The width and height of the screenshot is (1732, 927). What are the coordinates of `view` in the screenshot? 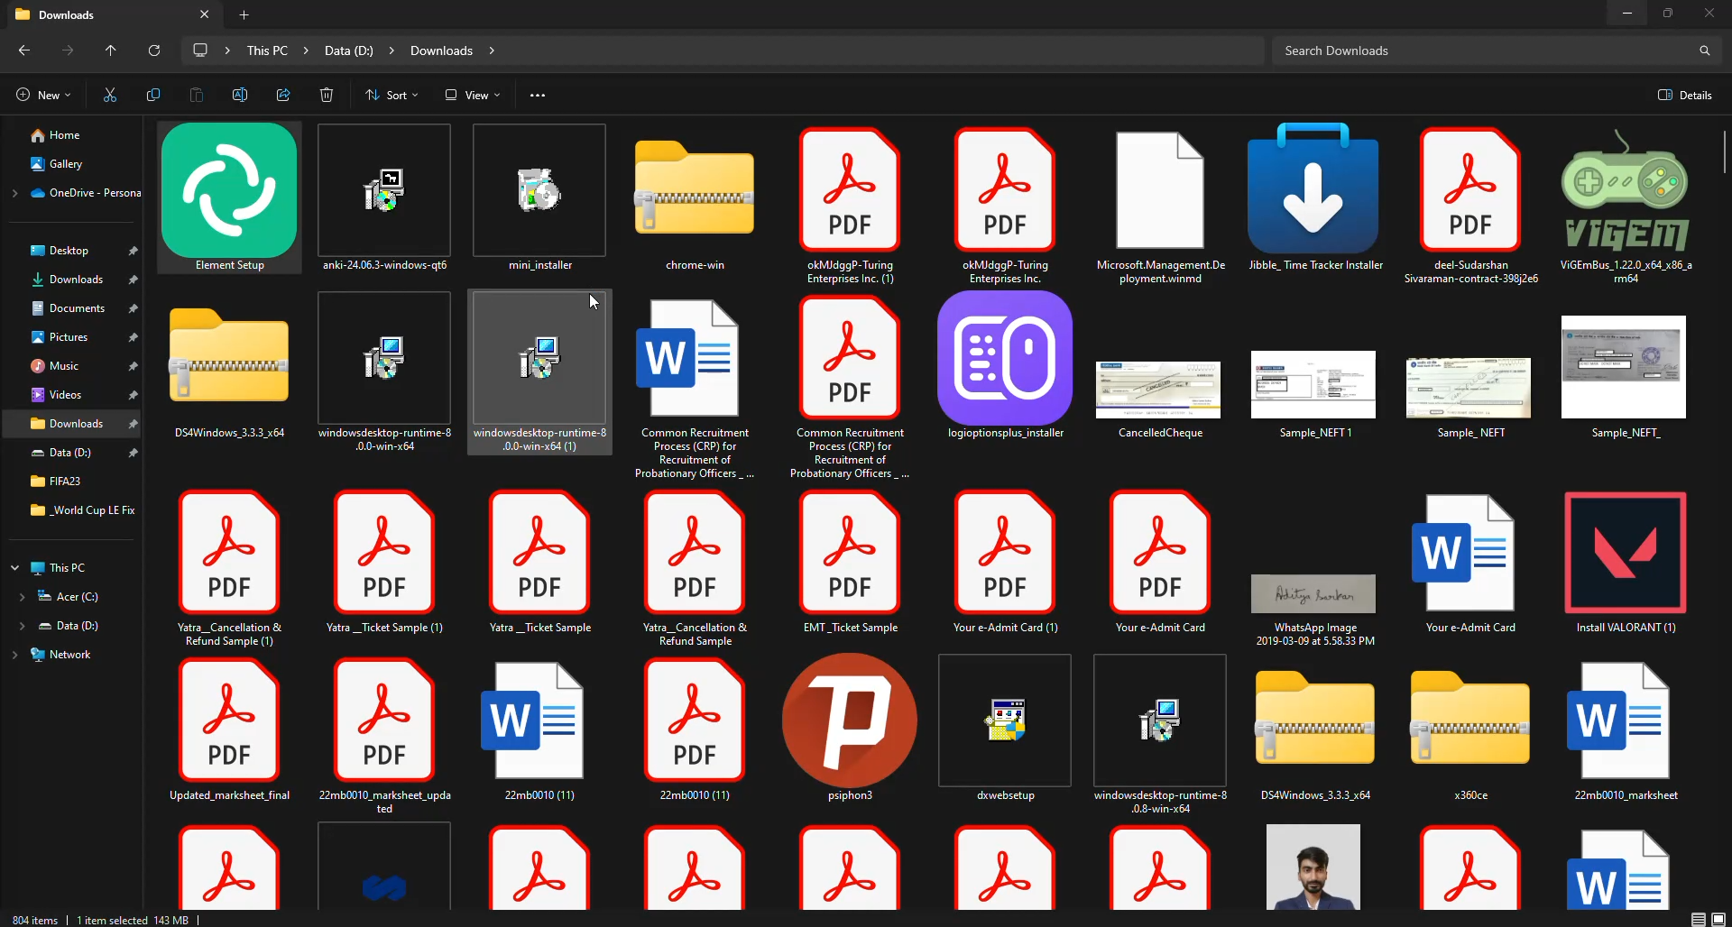 It's located at (468, 96).